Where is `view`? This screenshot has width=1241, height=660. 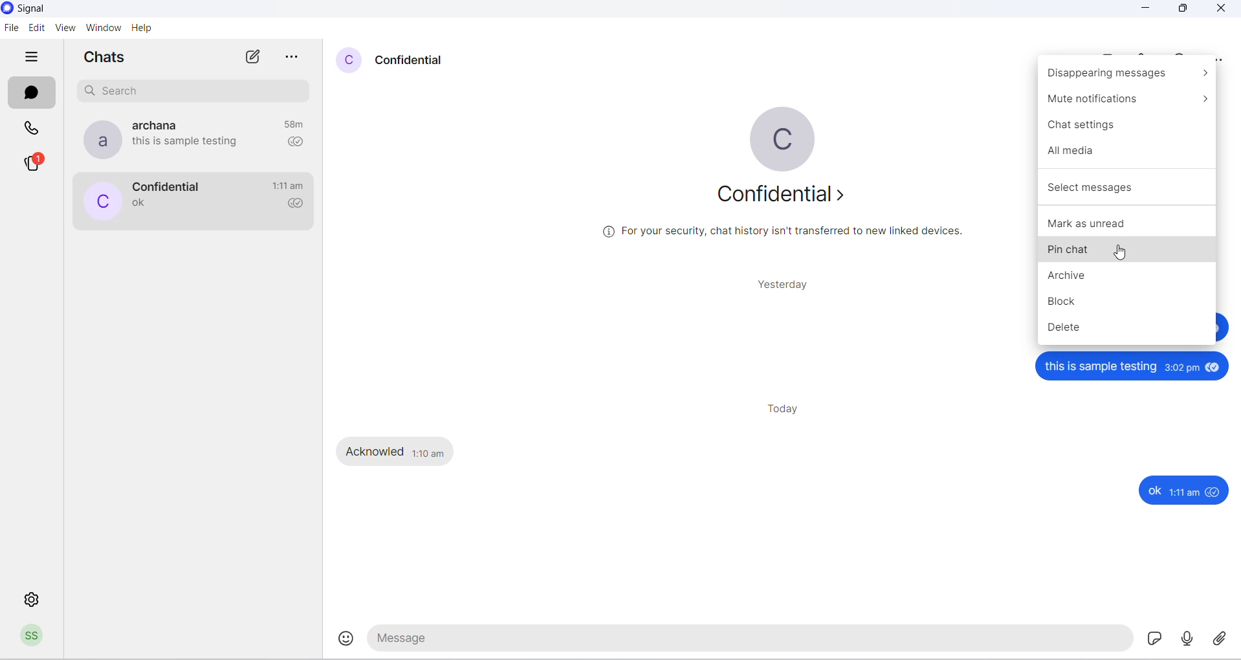 view is located at coordinates (65, 28).